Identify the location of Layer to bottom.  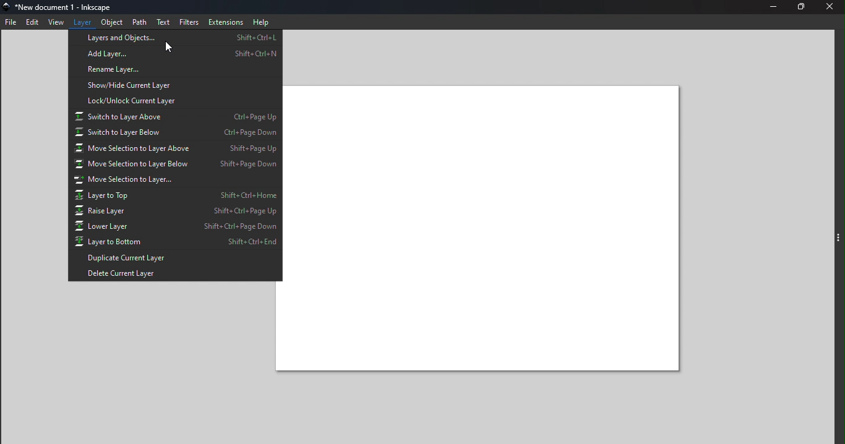
(175, 243).